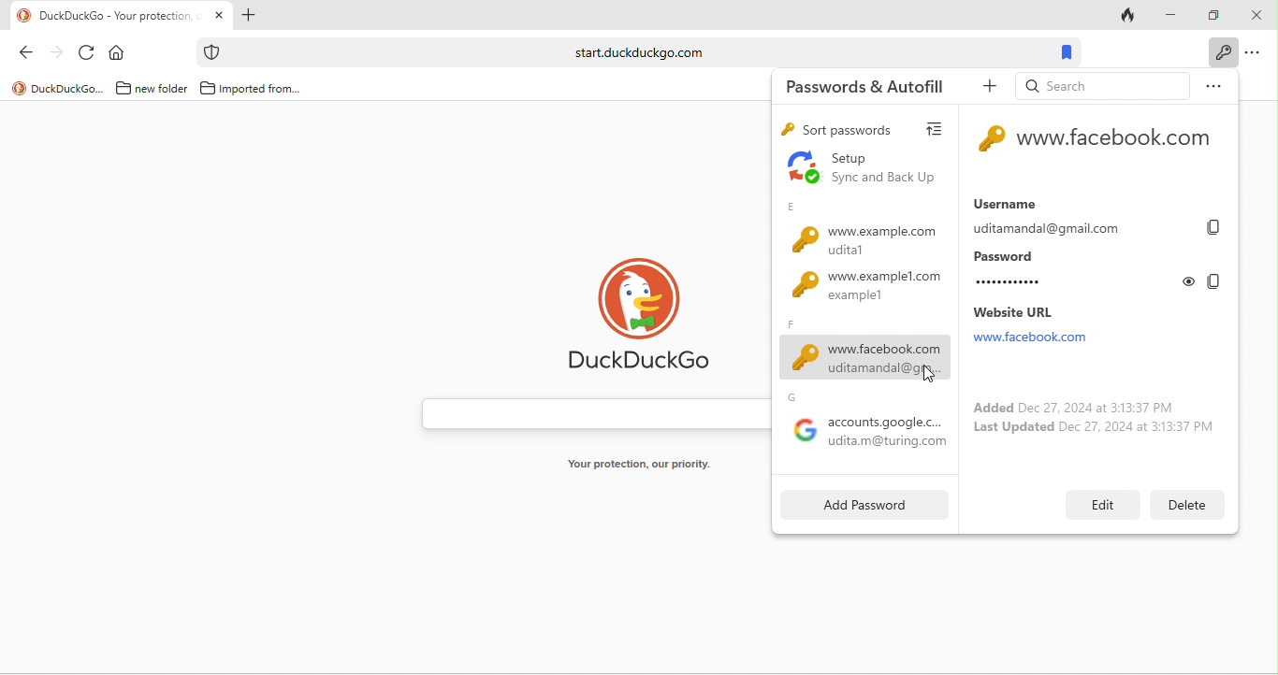  What do you see at coordinates (58, 56) in the screenshot?
I see `forward` at bounding box center [58, 56].